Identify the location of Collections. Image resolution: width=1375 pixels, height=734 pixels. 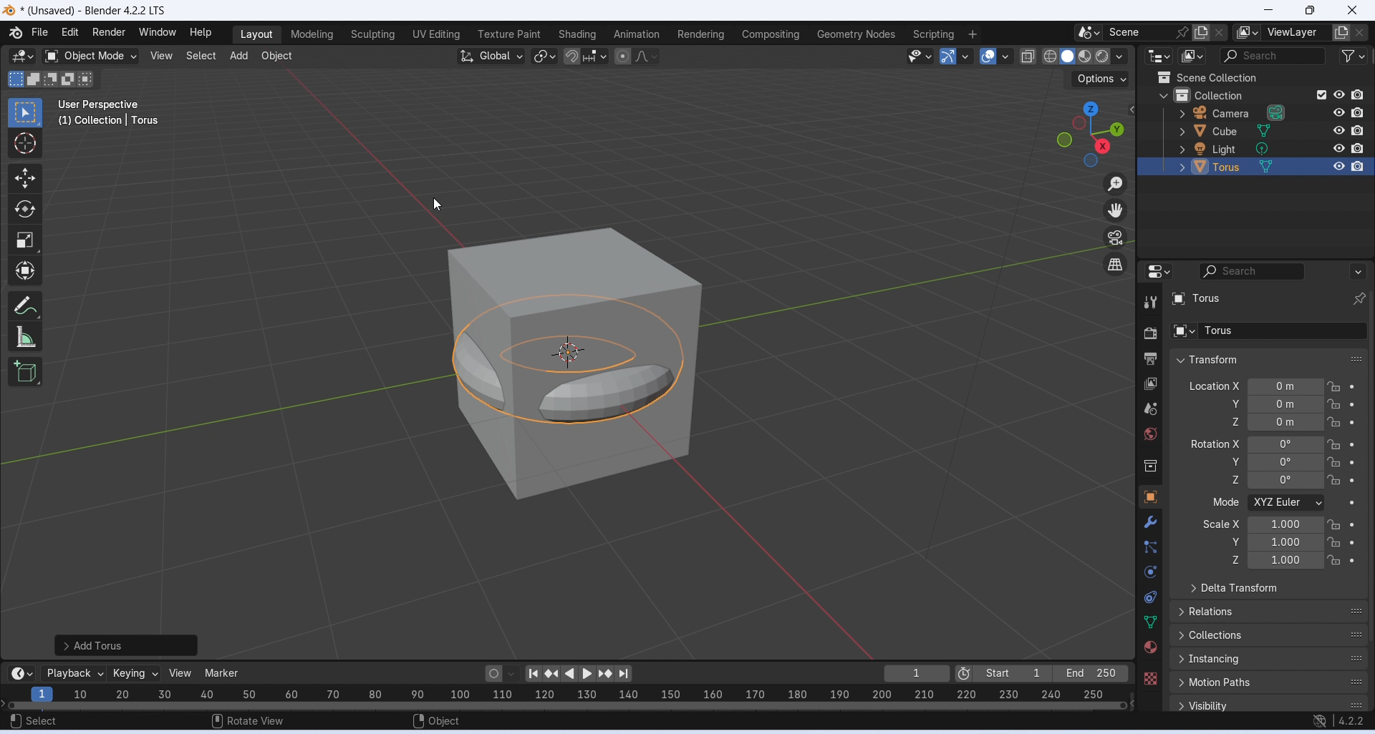
(1270, 635).